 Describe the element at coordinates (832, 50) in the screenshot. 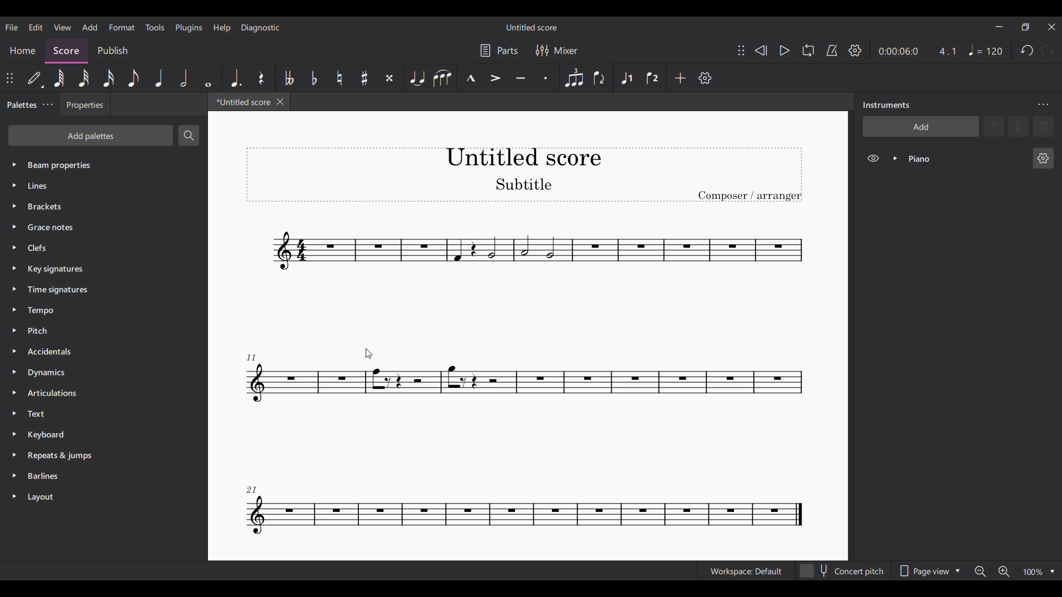

I see `Metronome` at that location.